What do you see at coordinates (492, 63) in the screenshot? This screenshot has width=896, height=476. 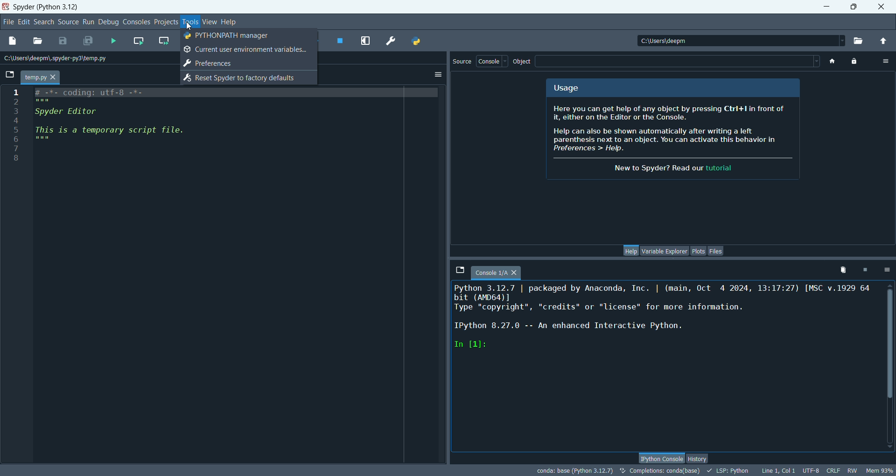 I see `console` at bounding box center [492, 63].